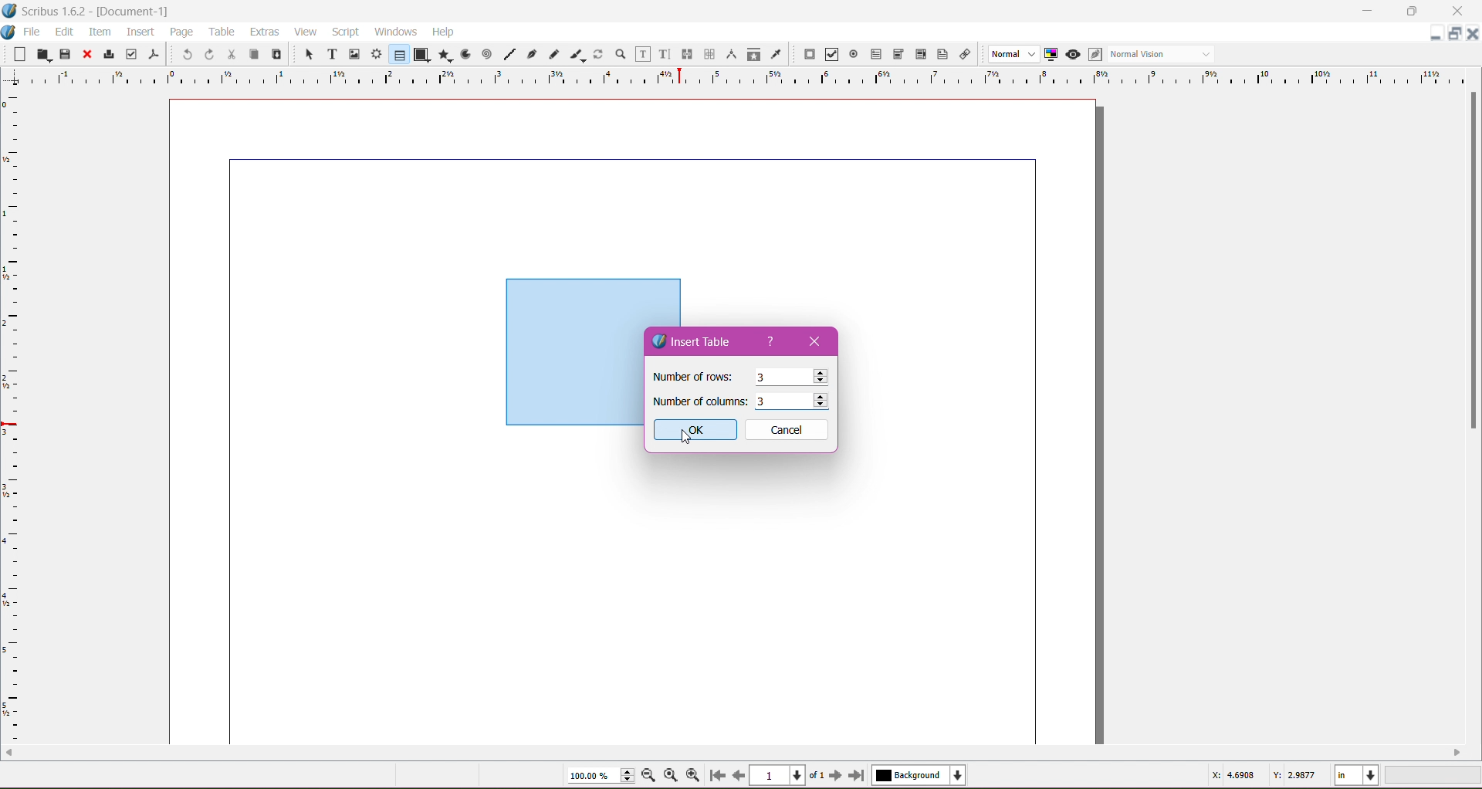 The width and height of the screenshot is (1482, 789). I want to click on Save, so click(66, 53).